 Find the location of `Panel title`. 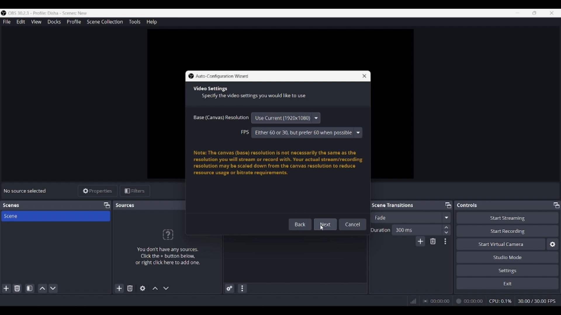

Panel title is located at coordinates (11, 205).